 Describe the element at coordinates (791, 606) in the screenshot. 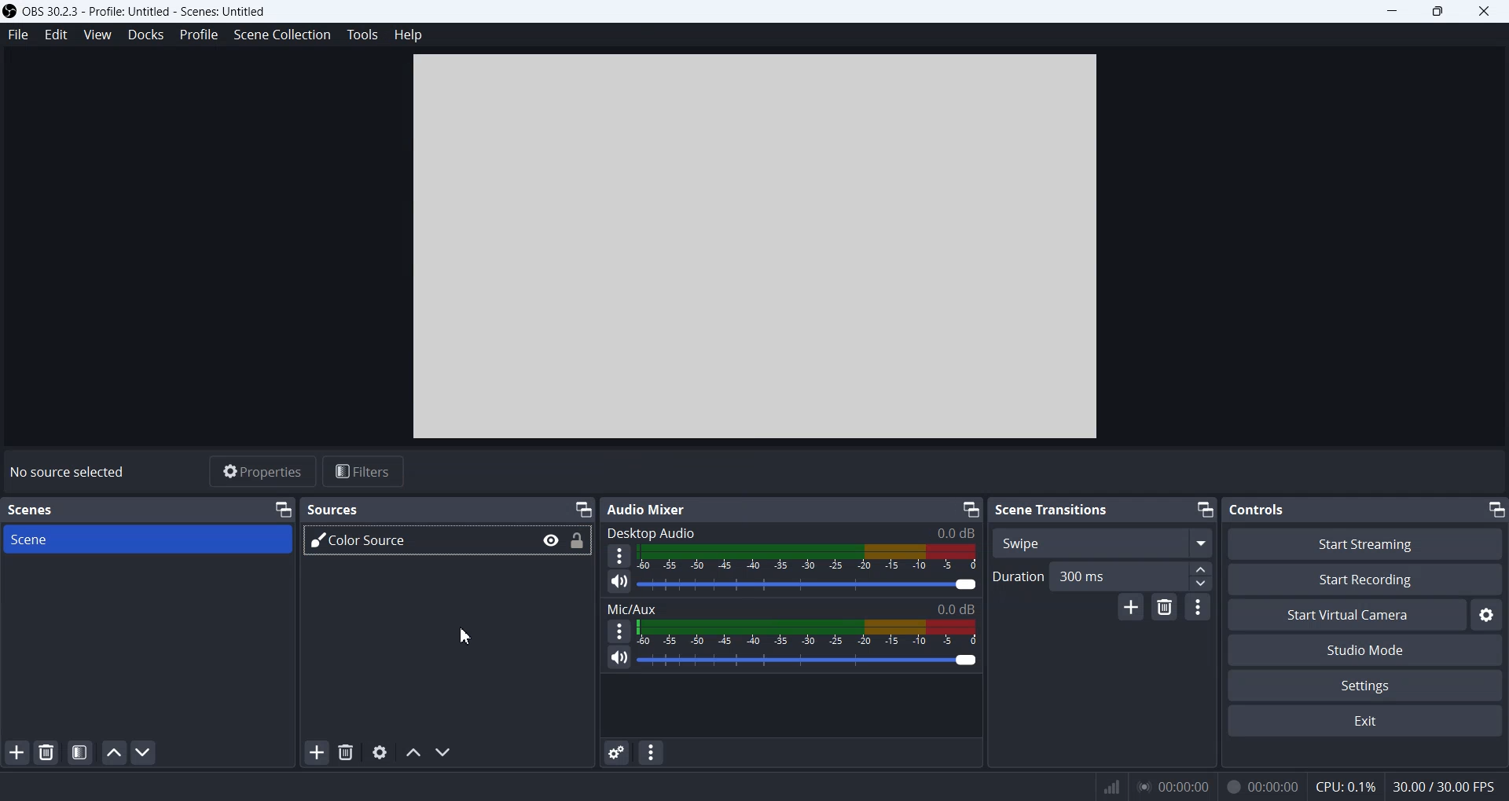

I see `Mic/Aux 0.0dB` at that location.